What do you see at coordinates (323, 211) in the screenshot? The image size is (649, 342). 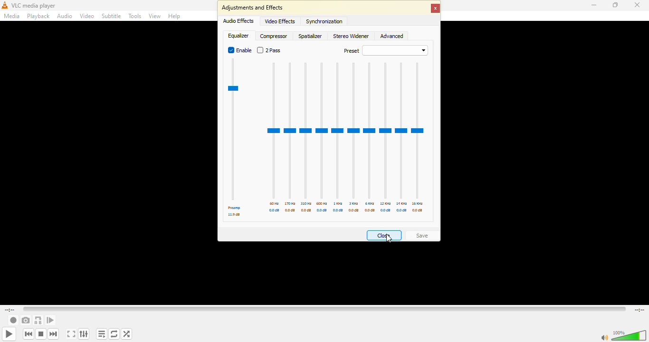 I see `db` at bounding box center [323, 211].